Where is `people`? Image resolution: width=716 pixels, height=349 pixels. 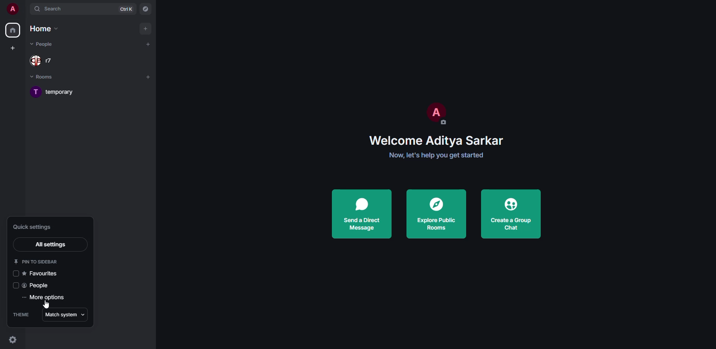 people is located at coordinates (43, 44).